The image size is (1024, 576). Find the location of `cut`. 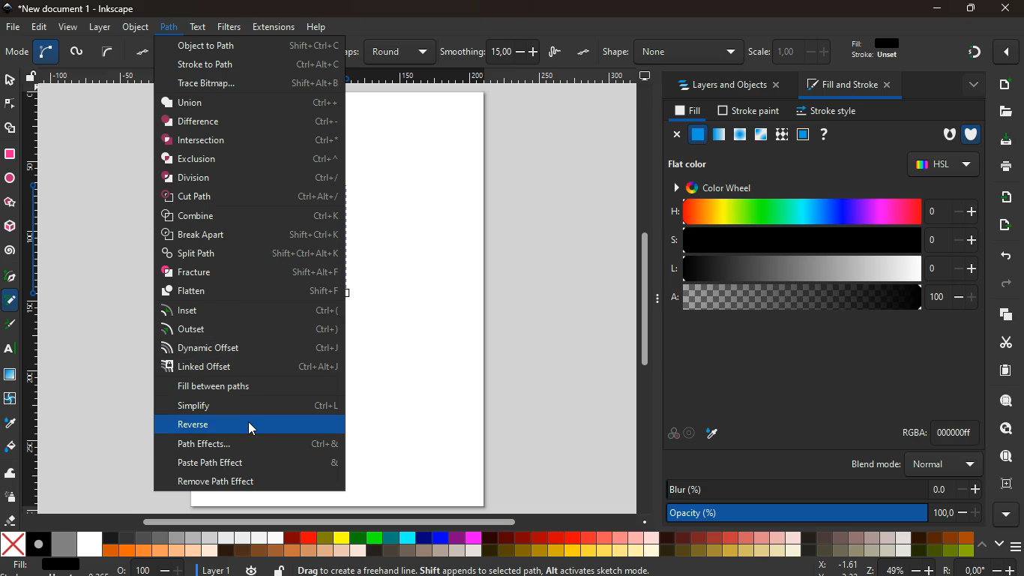

cut is located at coordinates (1002, 342).